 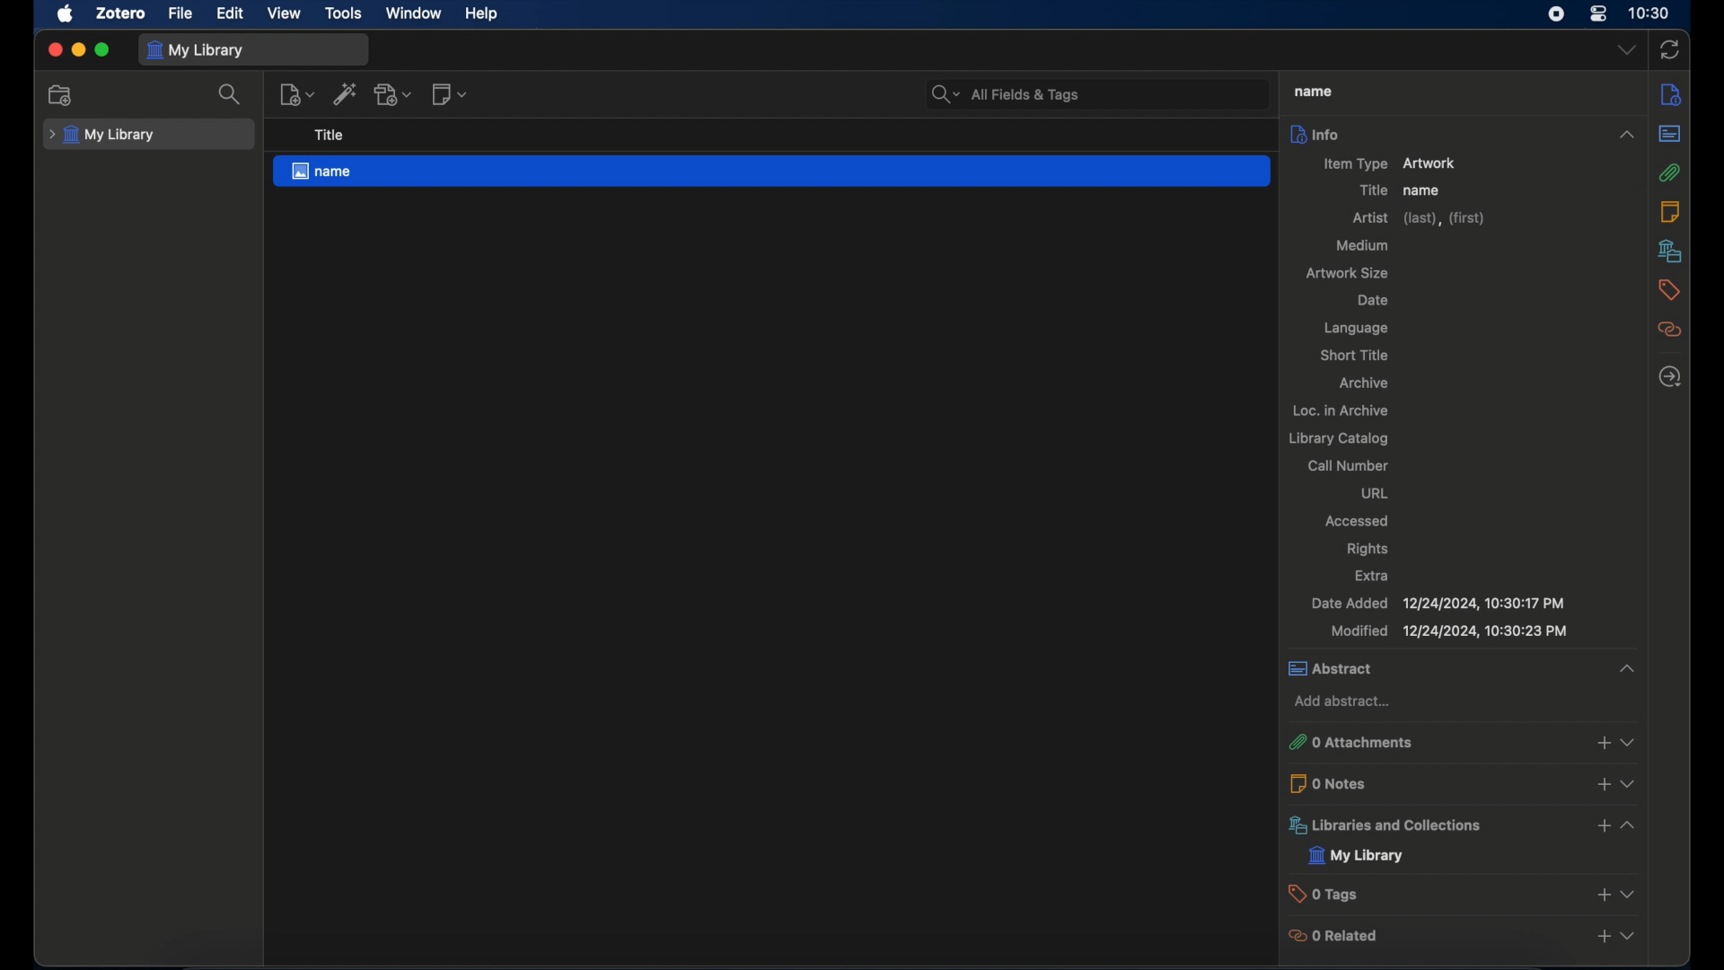 I want to click on file, so click(x=180, y=13).